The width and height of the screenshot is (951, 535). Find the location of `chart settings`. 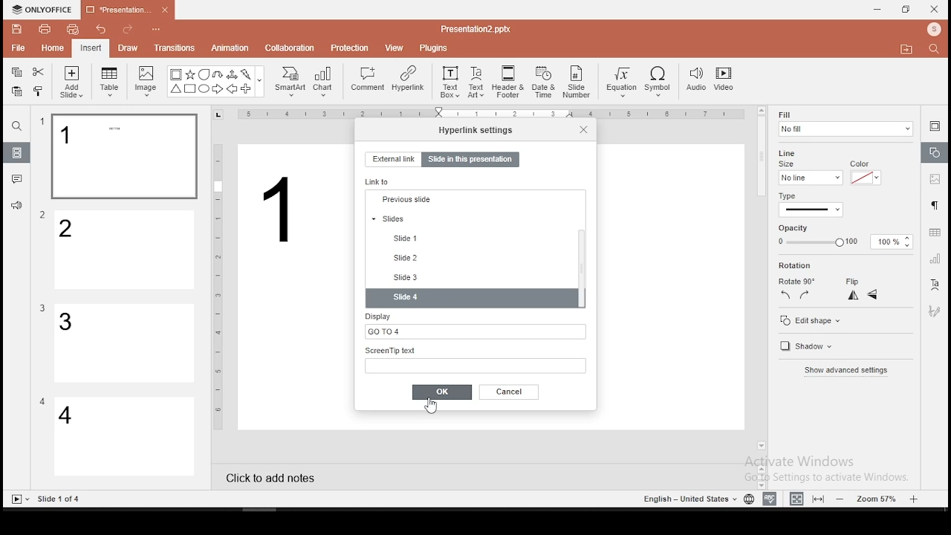

chart settings is located at coordinates (934, 259).